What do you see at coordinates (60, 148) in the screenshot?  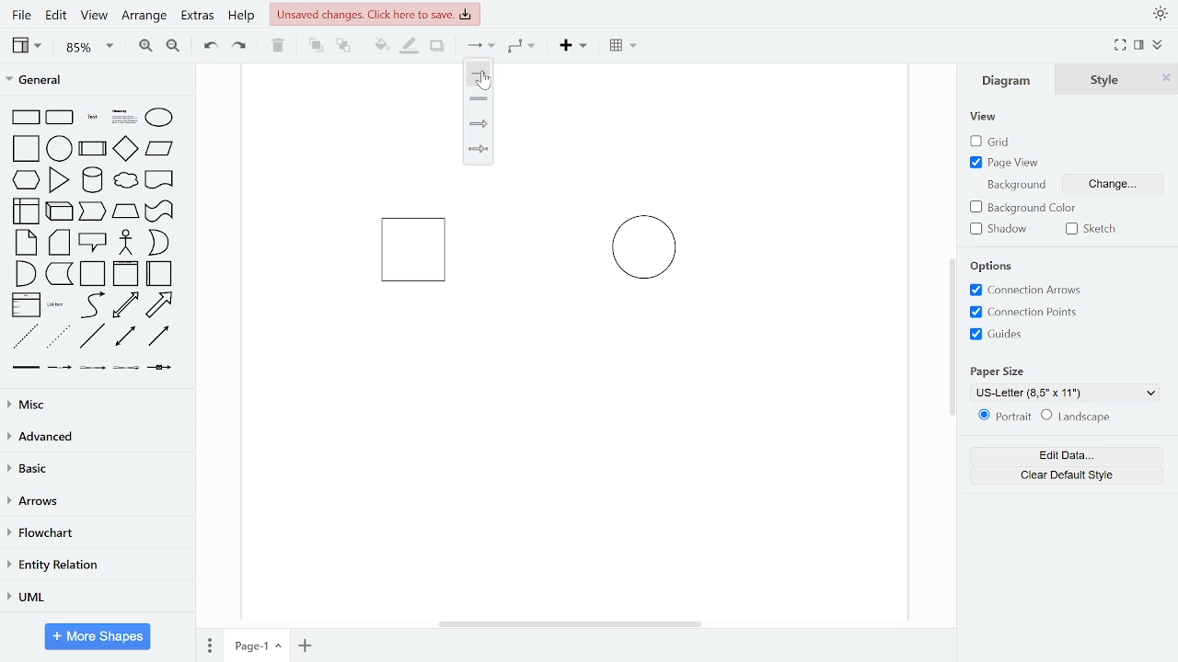 I see `circle` at bounding box center [60, 148].